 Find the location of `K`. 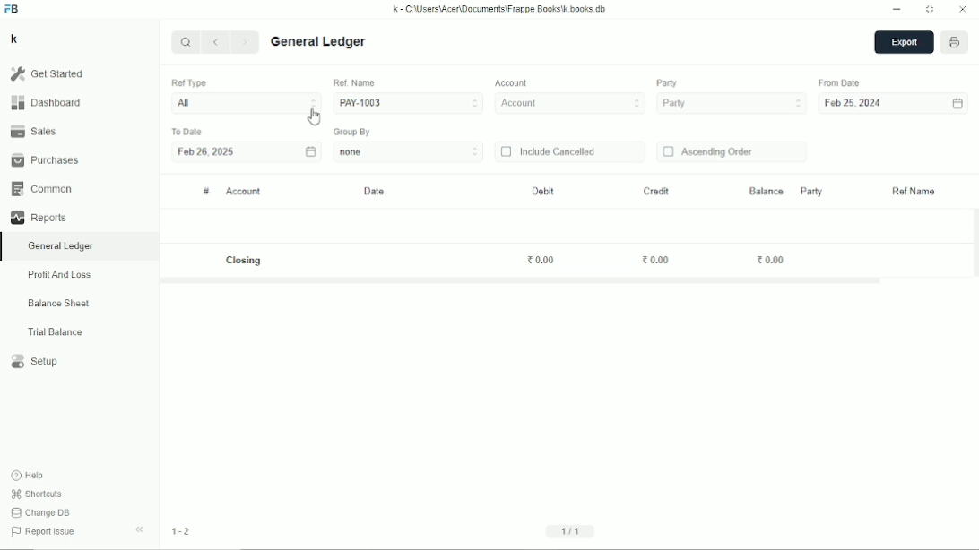

K is located at coordinates (14, 39).